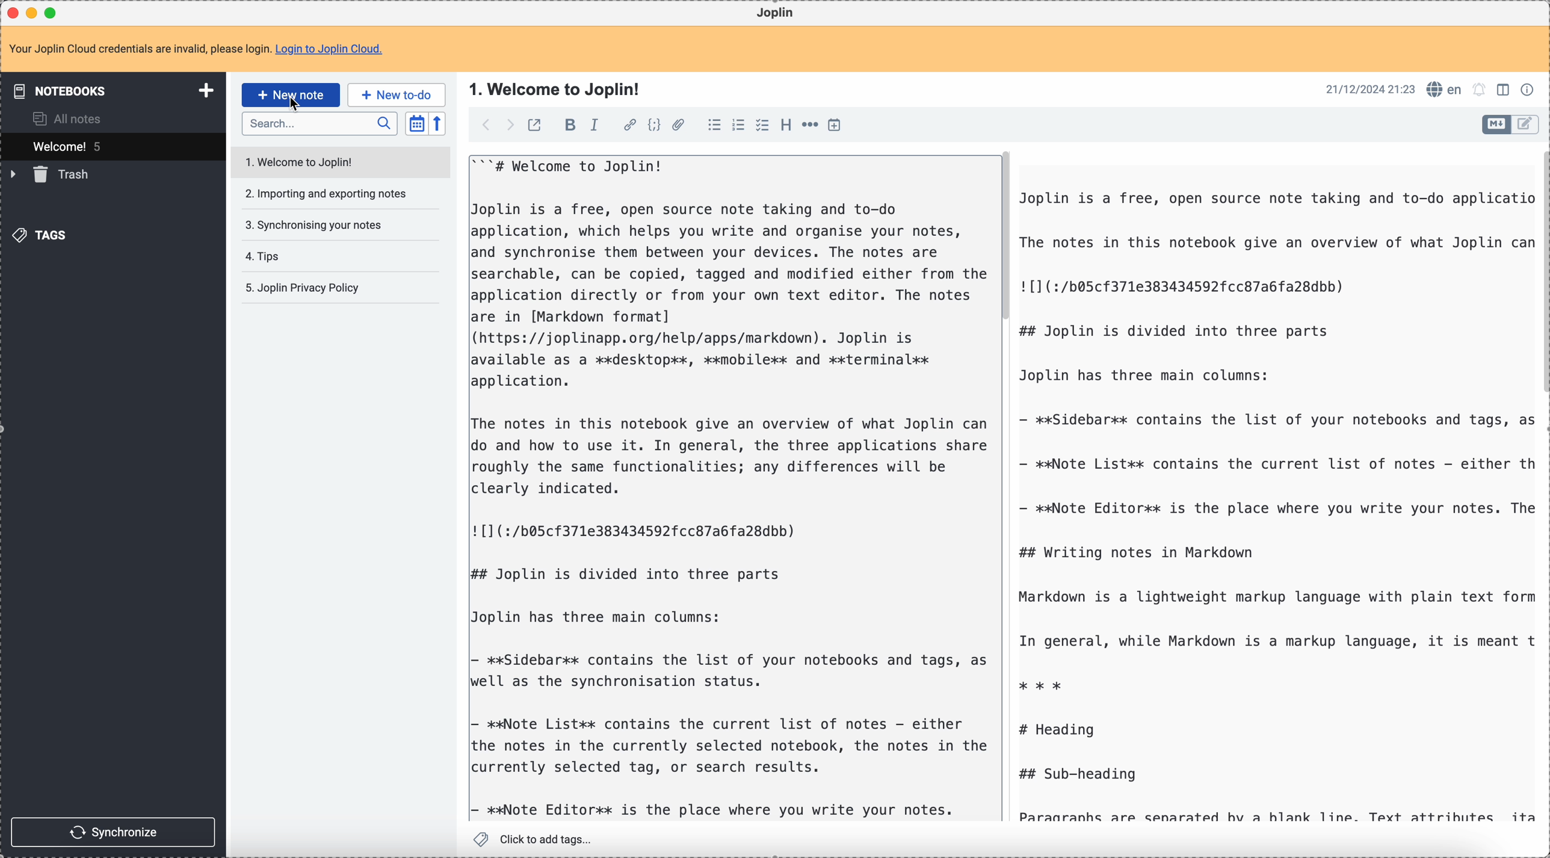  I want to click on welcome to Joplin, so click(341, 163).